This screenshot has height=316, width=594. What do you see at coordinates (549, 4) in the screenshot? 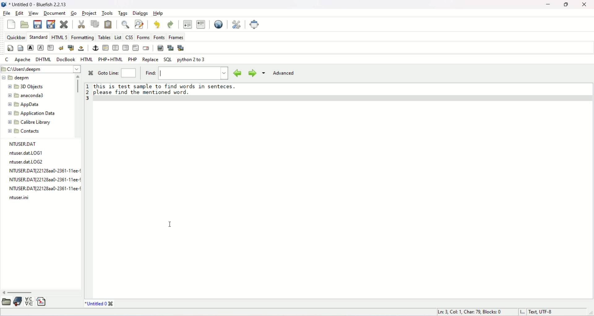
I see `minimize` at bounding box center [549, 4].